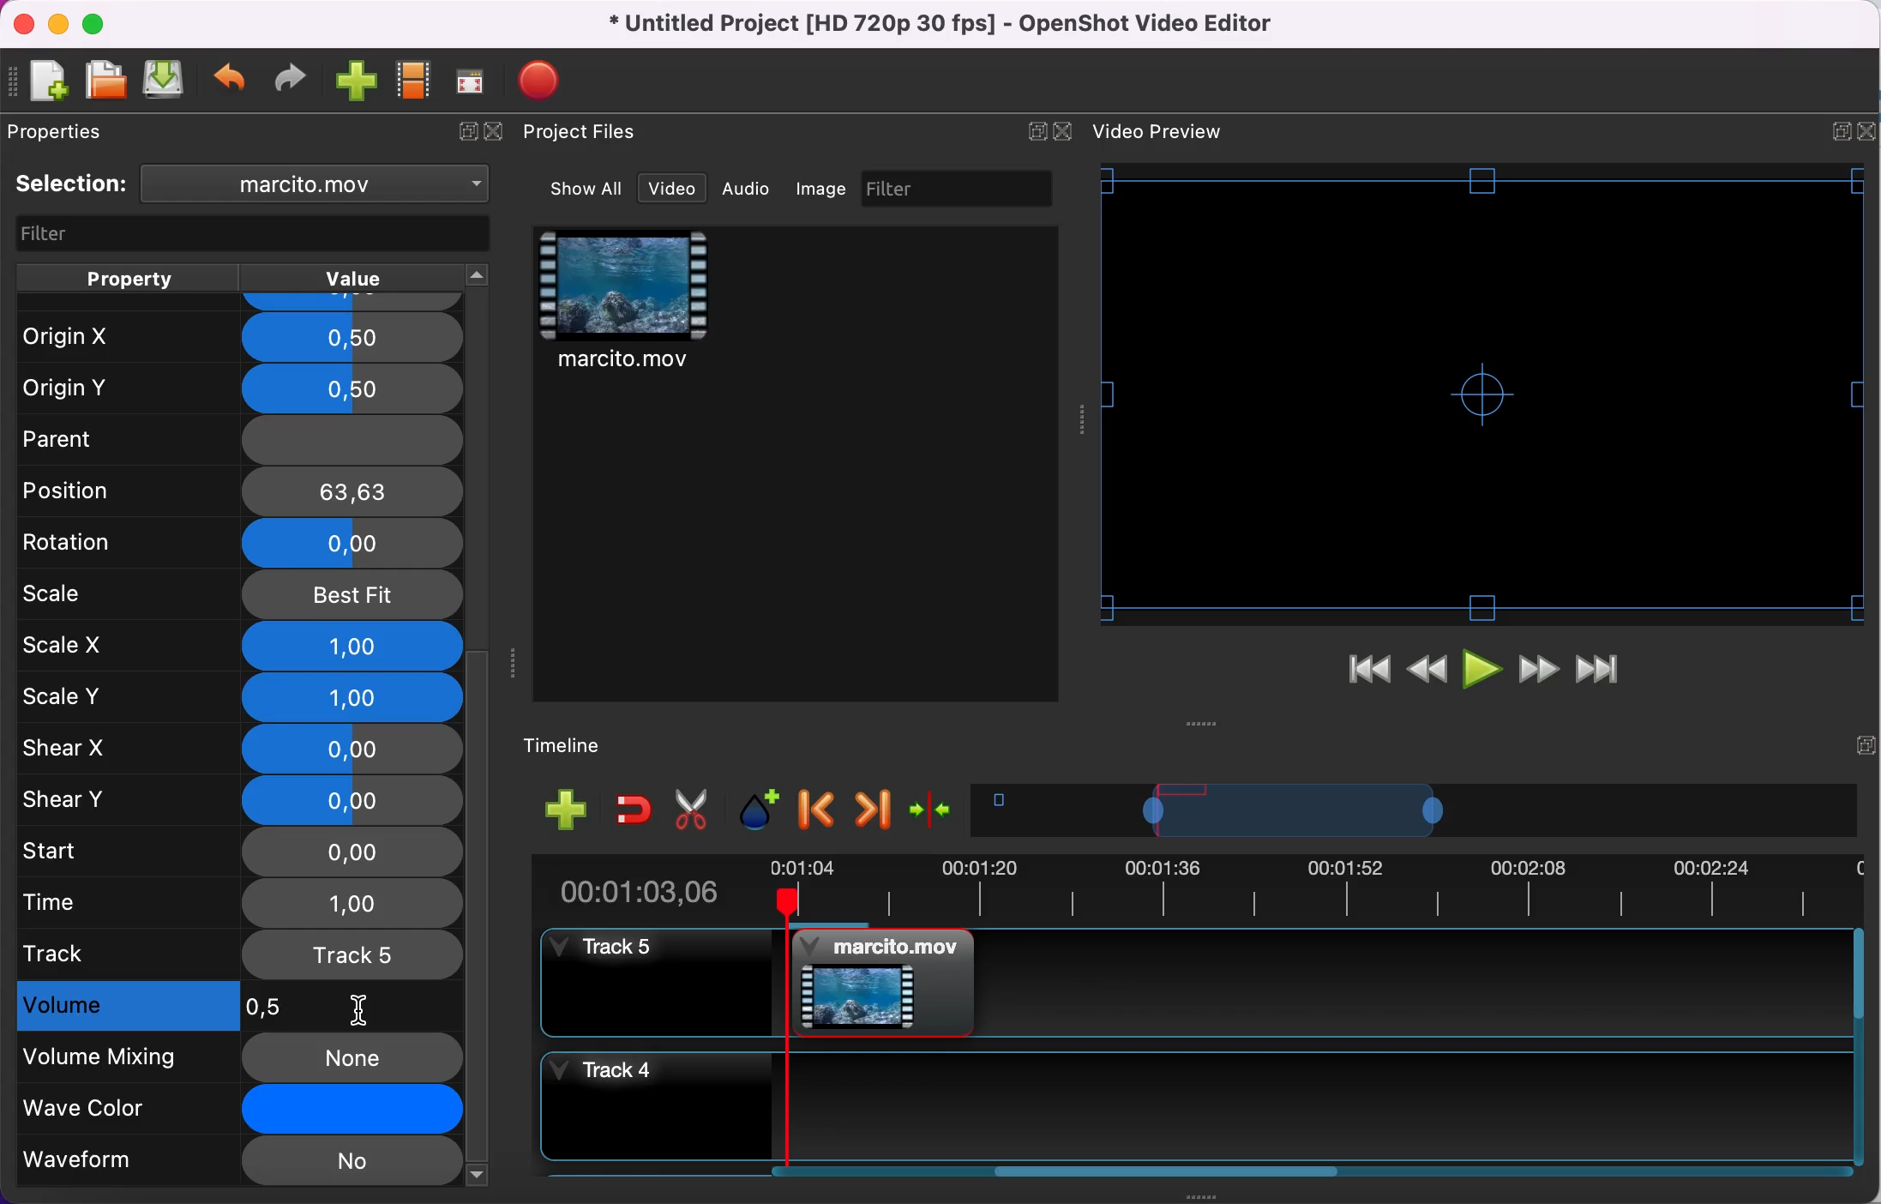 Image resolution: width=1881 pixels, height=1204 pixels. What do you see at coordinates (1368, 674) in the screenshot?
I see `jump to start` at bounding box center [1368, 674].